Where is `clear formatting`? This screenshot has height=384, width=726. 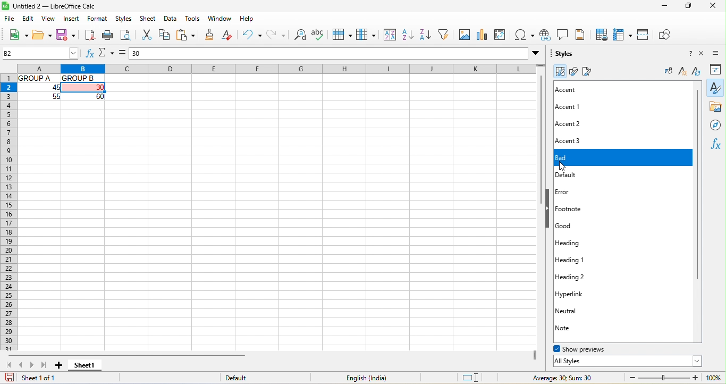
clear formatting is located at coordinates (232, 35).